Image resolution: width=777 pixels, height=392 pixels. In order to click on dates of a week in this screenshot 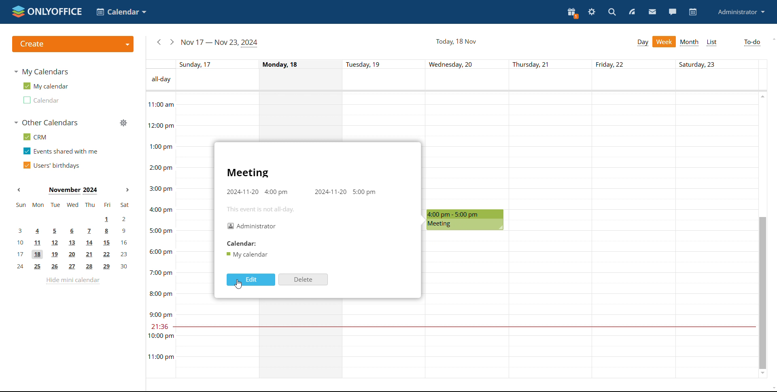, I will do `click(471, 64)`.